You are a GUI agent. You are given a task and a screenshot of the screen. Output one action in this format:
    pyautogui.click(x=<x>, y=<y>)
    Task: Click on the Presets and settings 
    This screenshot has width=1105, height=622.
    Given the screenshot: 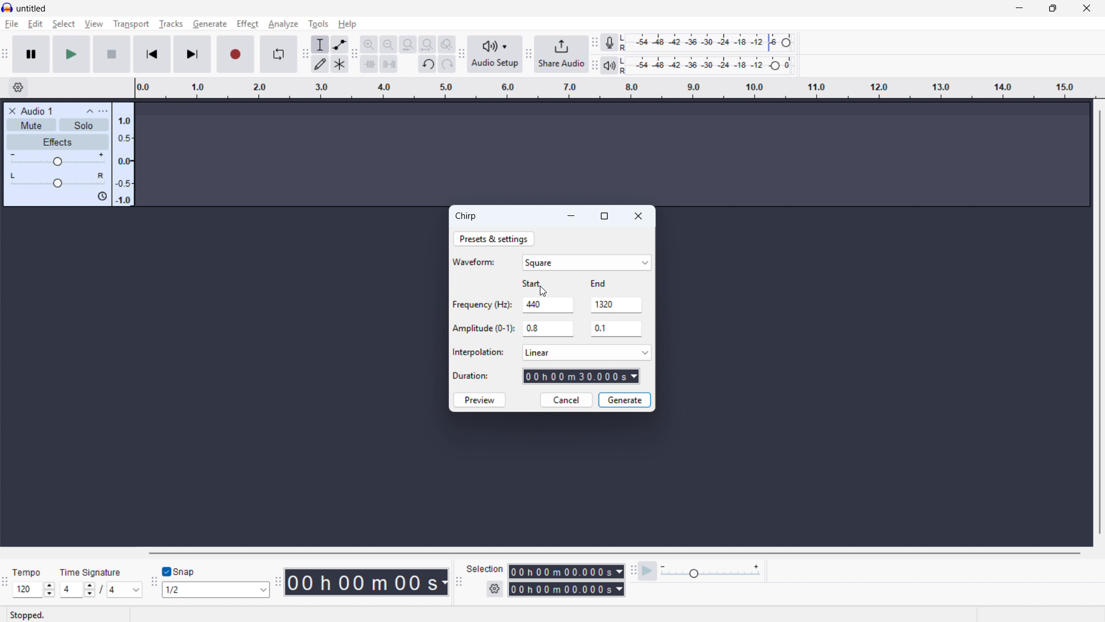 What is the action you would take?
    pyautogui.click(x=494, y=239)
    